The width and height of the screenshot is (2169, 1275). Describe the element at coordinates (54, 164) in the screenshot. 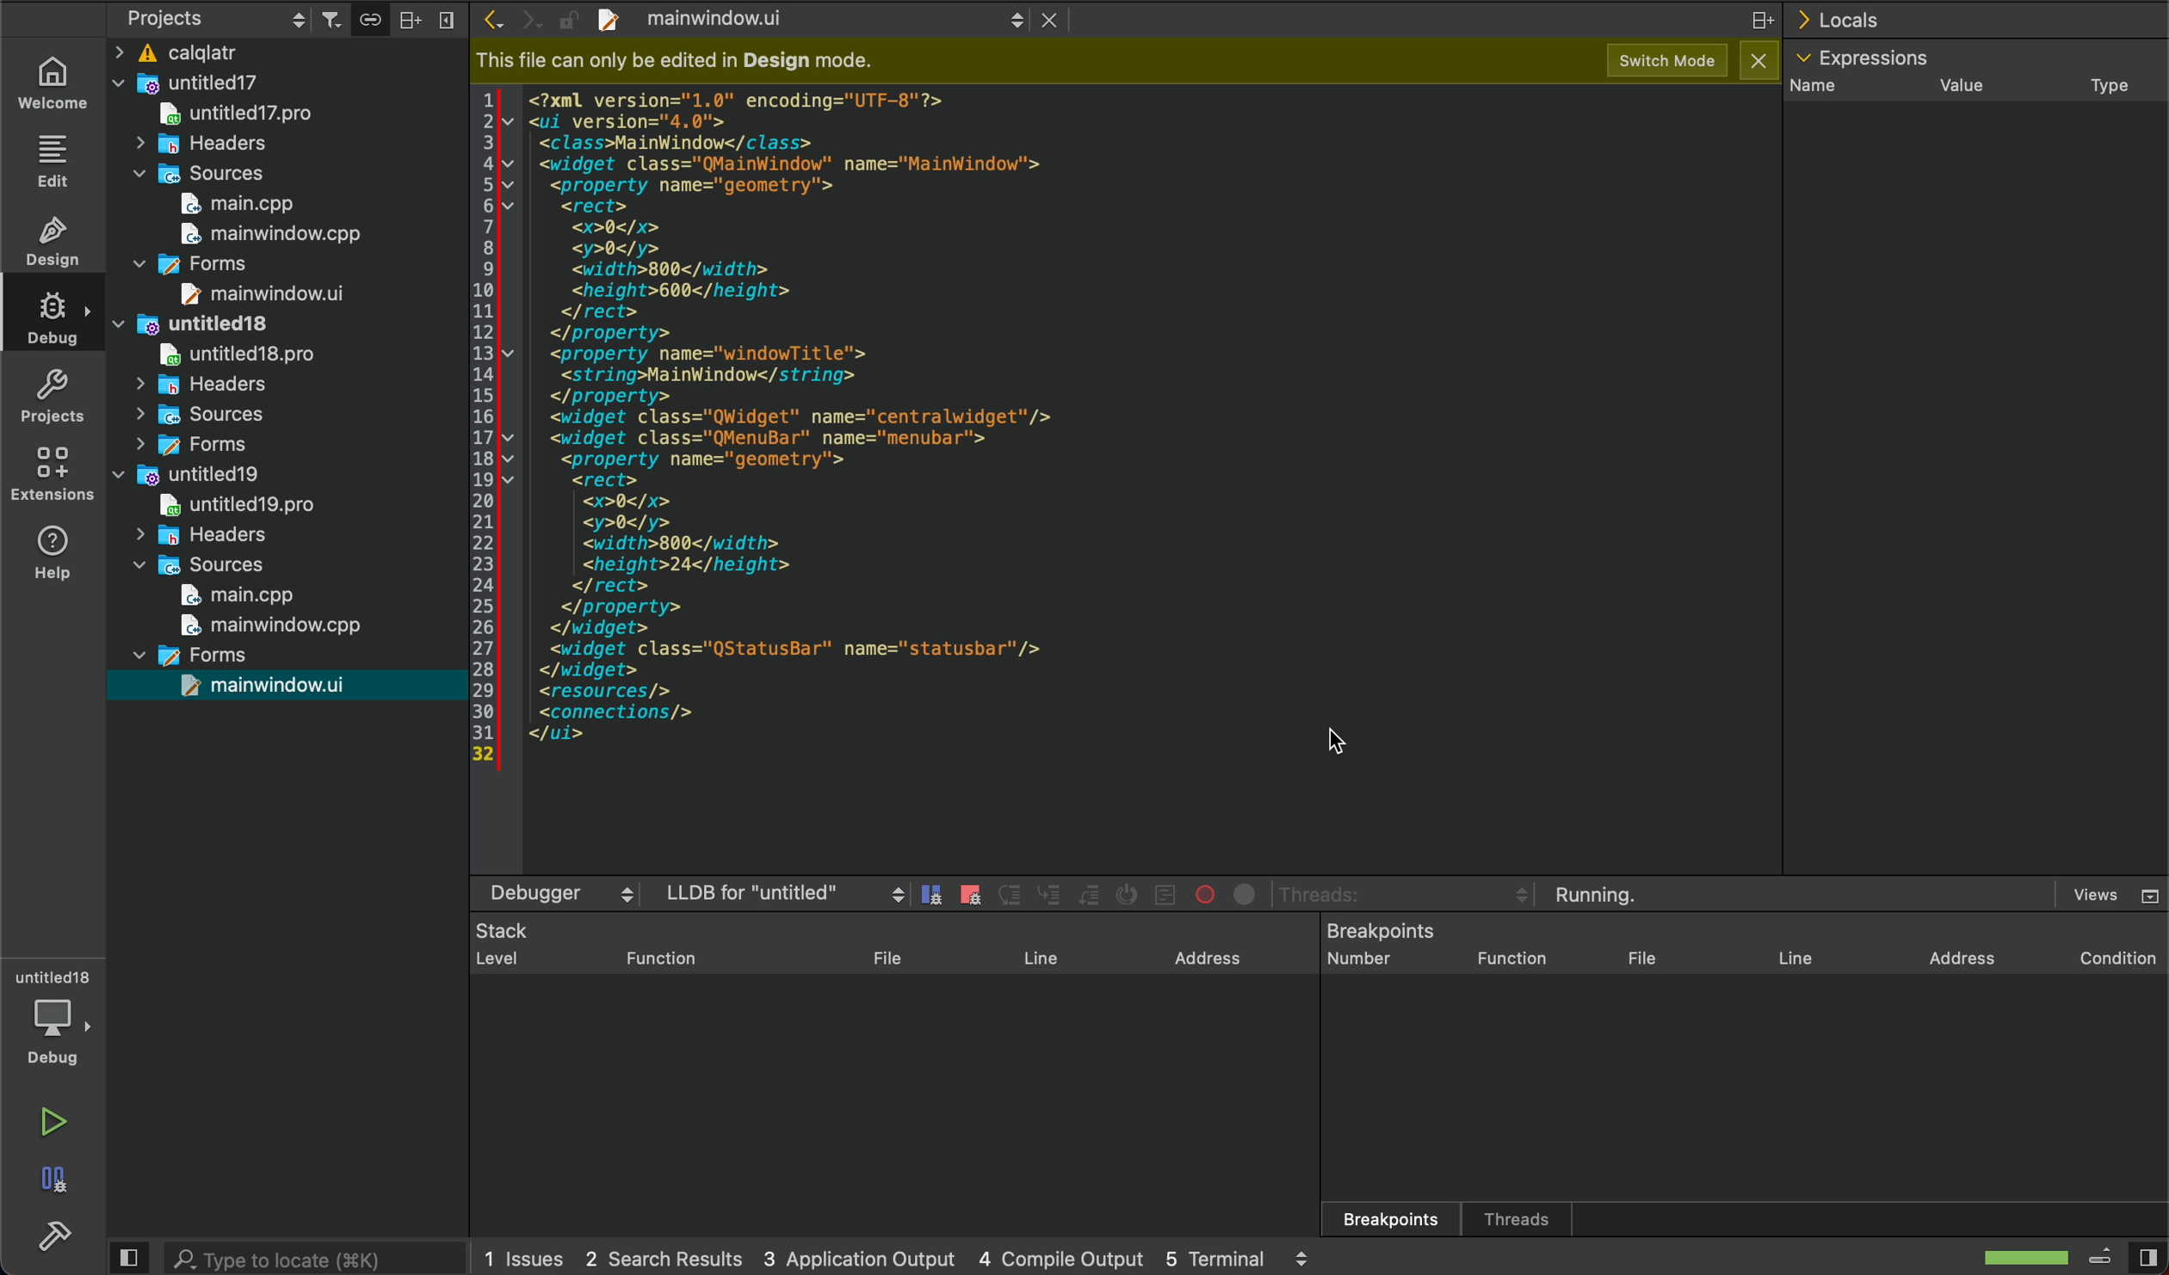

I see `edit` at that location.